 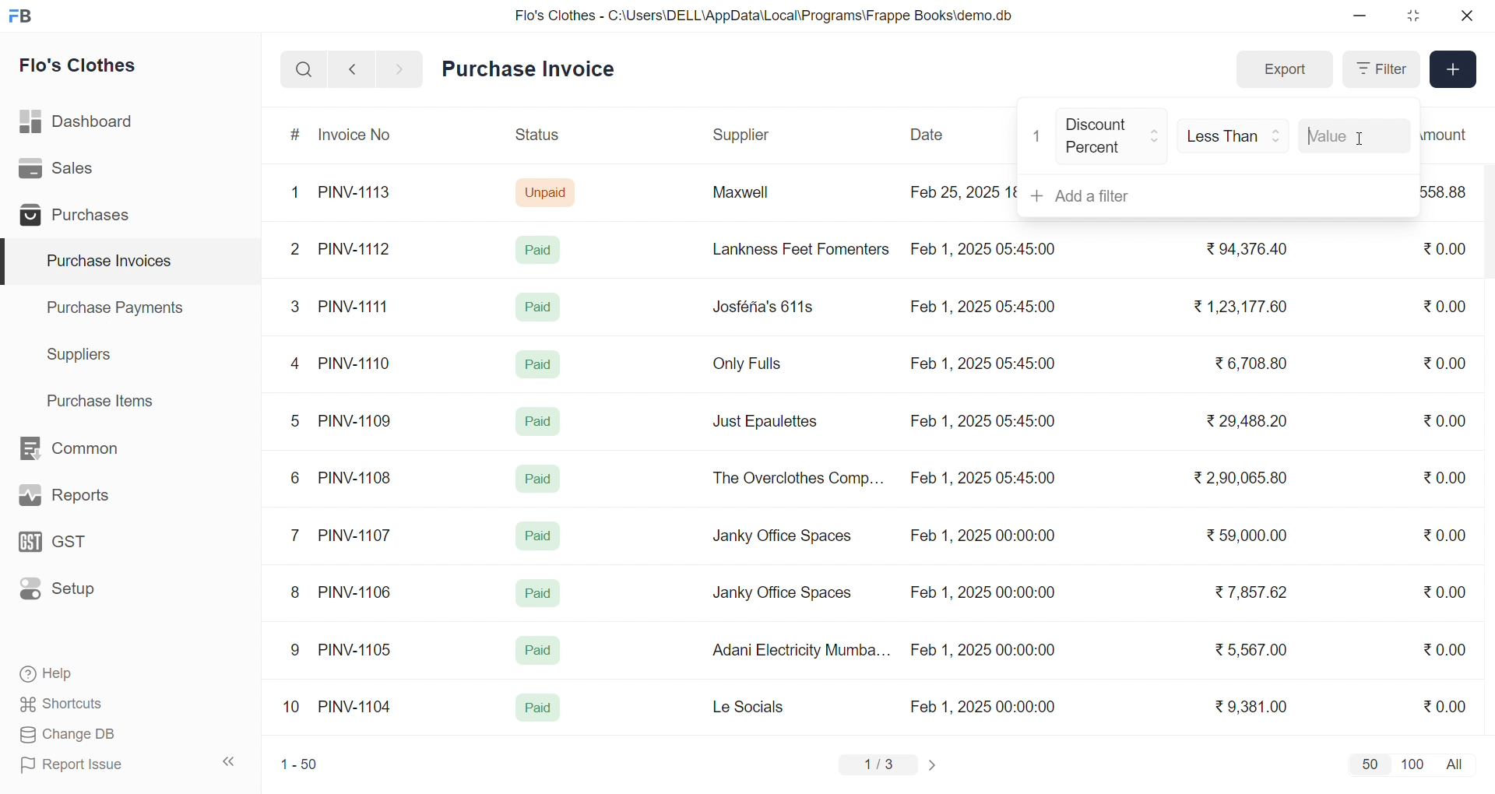 I want to click on #, so click(x=296, y=136).